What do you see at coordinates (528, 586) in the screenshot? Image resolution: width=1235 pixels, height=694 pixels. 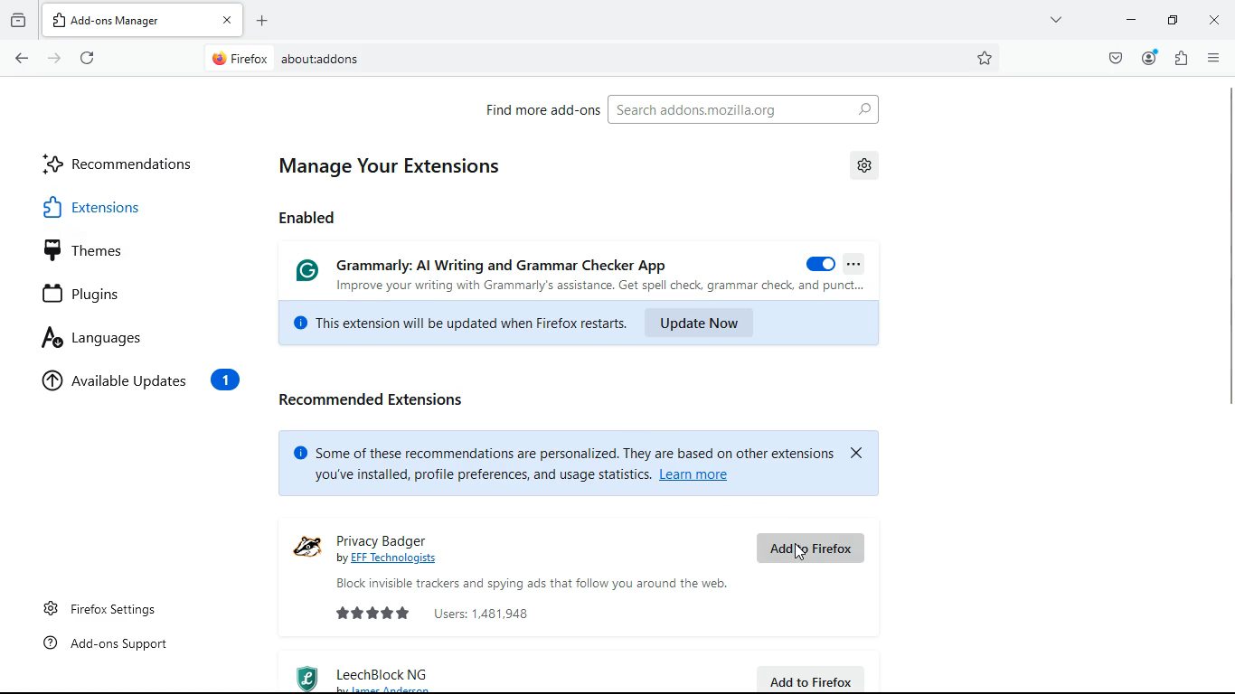 I see `Block invisible trackers and spying ads that follow you around the web.` at bounding box center [528, 586].